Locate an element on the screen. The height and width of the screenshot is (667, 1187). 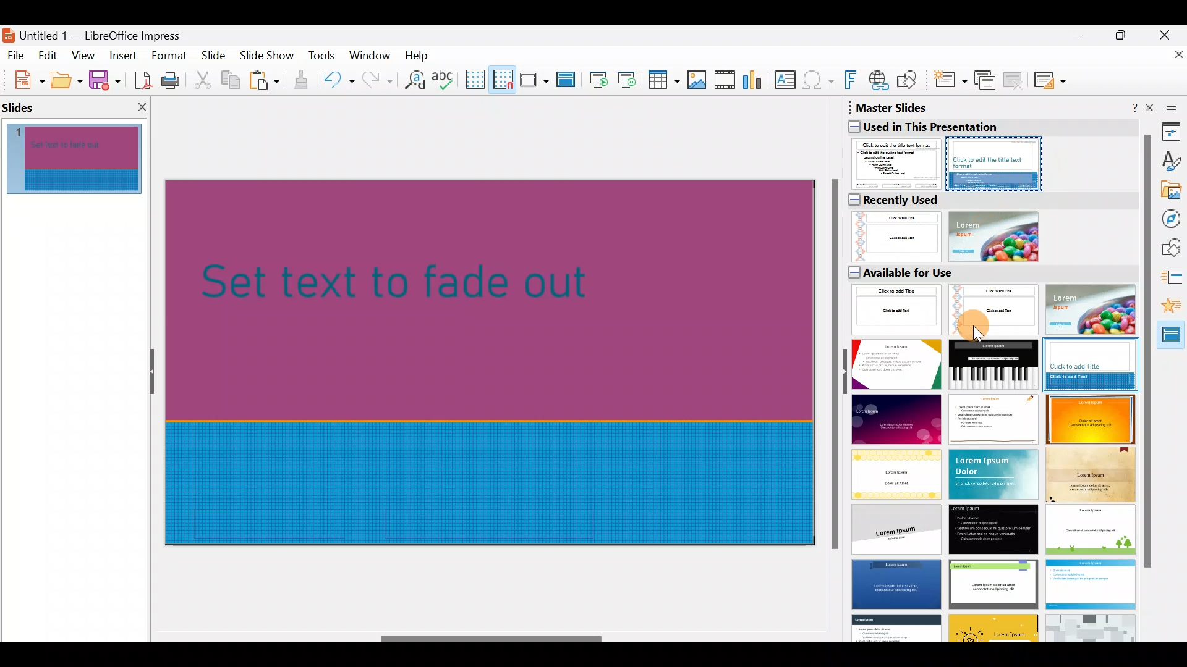
View is located at coordinates (84, 55).